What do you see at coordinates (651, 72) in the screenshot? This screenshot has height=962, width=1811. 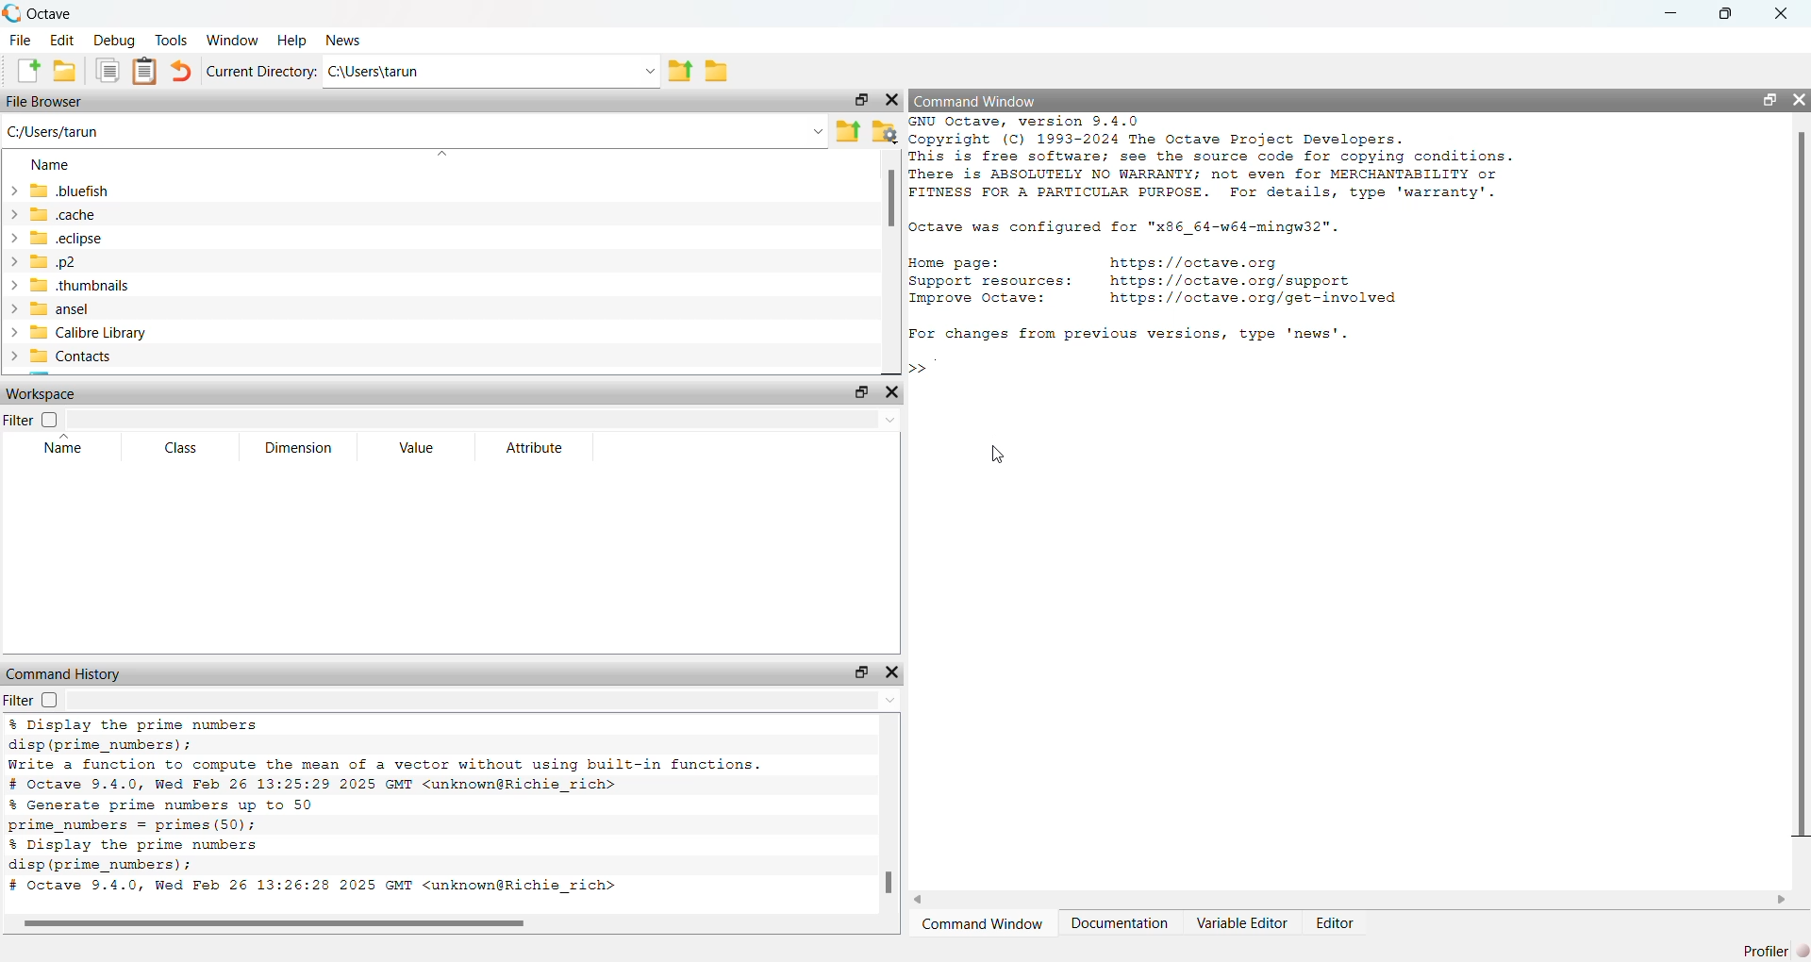 I see `Drop-down ` at bounding box center [651, 72].